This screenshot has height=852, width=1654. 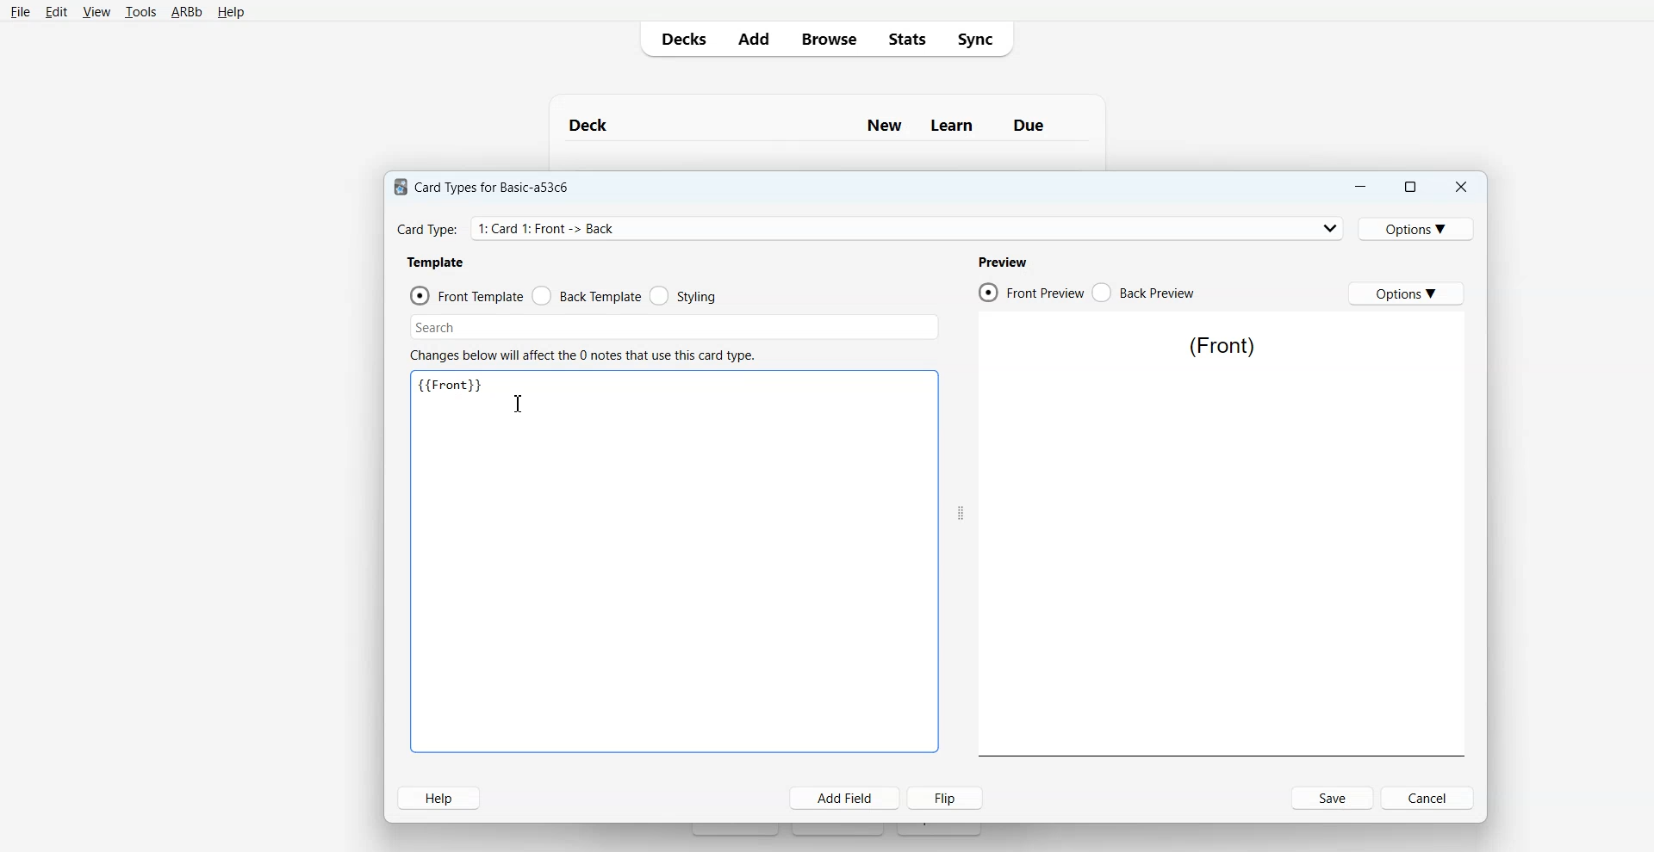 What do you see at coordinates (680, 39) in the screenshot?
I see `Decks` at bounding box center [680, 39].